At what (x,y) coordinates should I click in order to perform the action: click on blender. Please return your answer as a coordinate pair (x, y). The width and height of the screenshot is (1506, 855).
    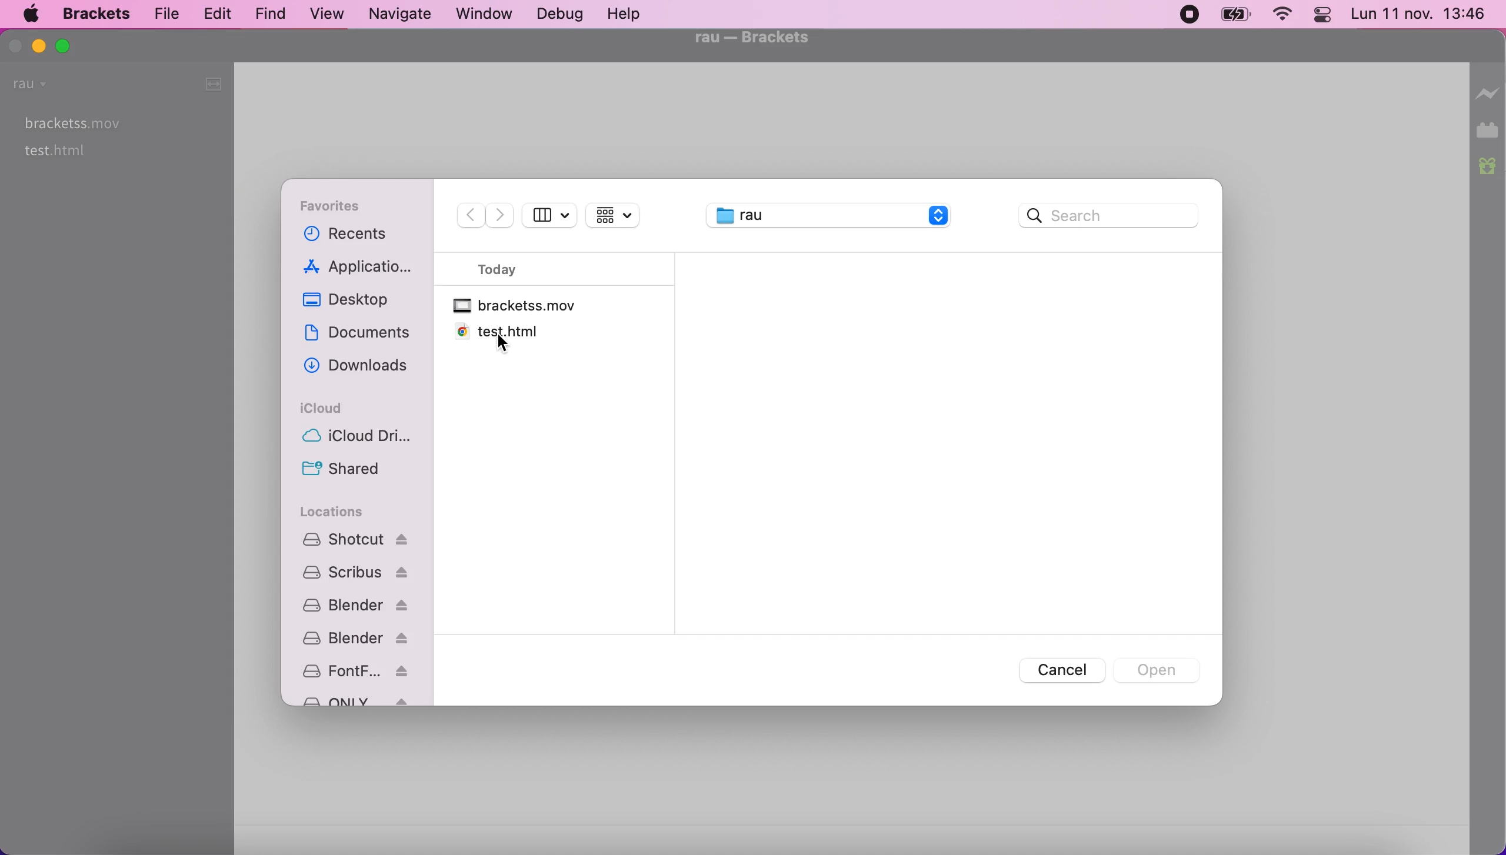
    Looking at the image, I should click on (361, 609).